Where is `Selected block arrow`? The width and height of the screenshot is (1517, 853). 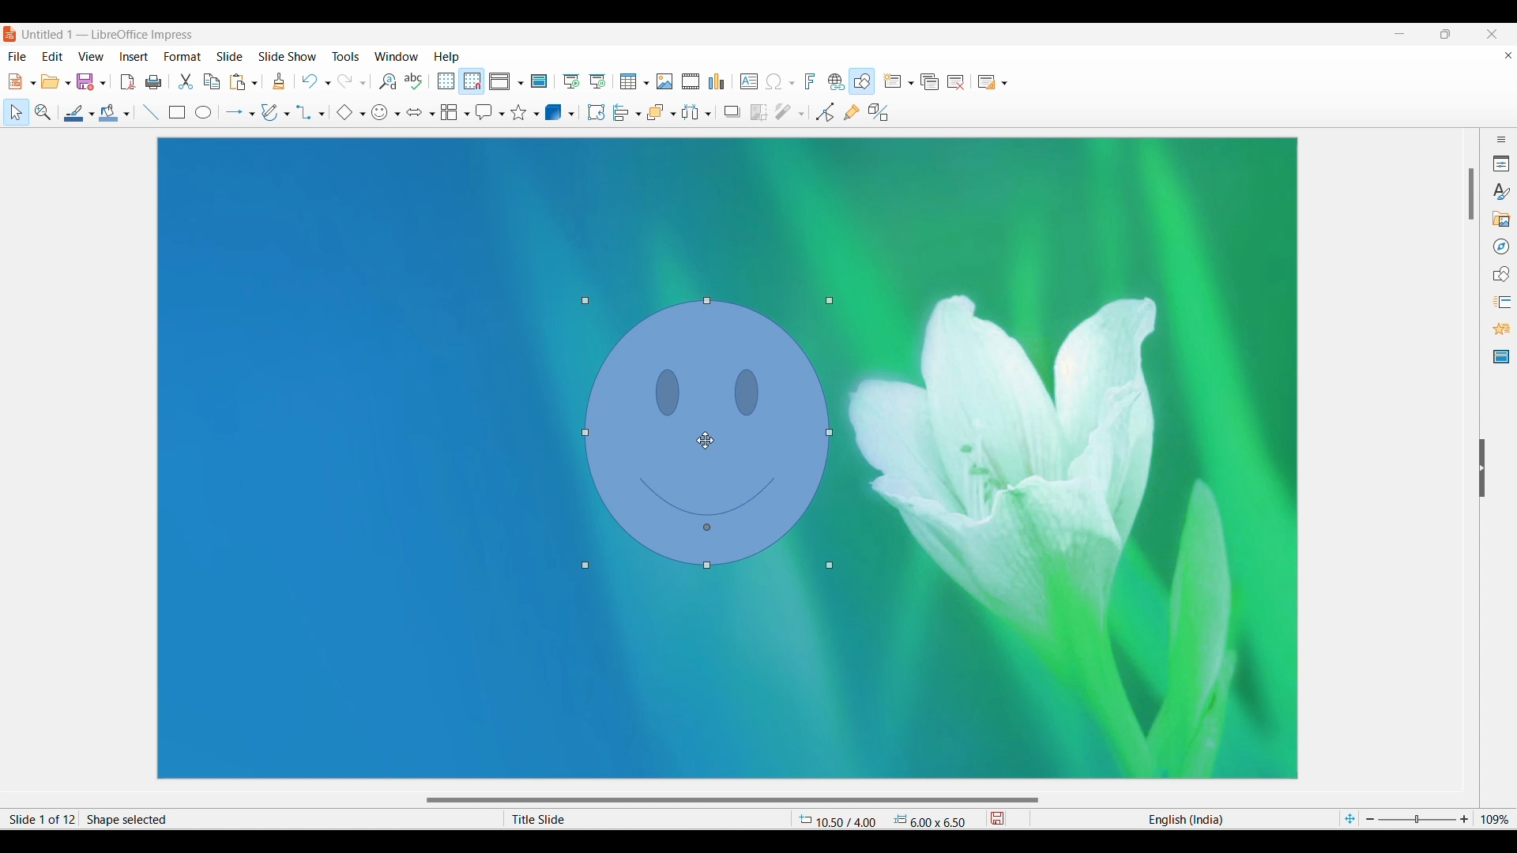 Selected block arrow is located at coordinates (415, 111).